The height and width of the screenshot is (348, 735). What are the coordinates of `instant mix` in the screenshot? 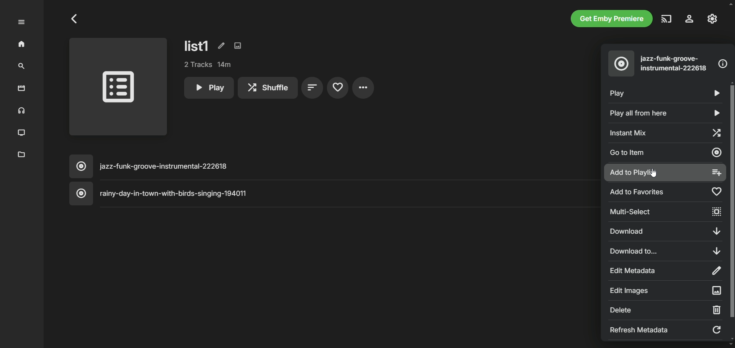 It's located at (664, 132).